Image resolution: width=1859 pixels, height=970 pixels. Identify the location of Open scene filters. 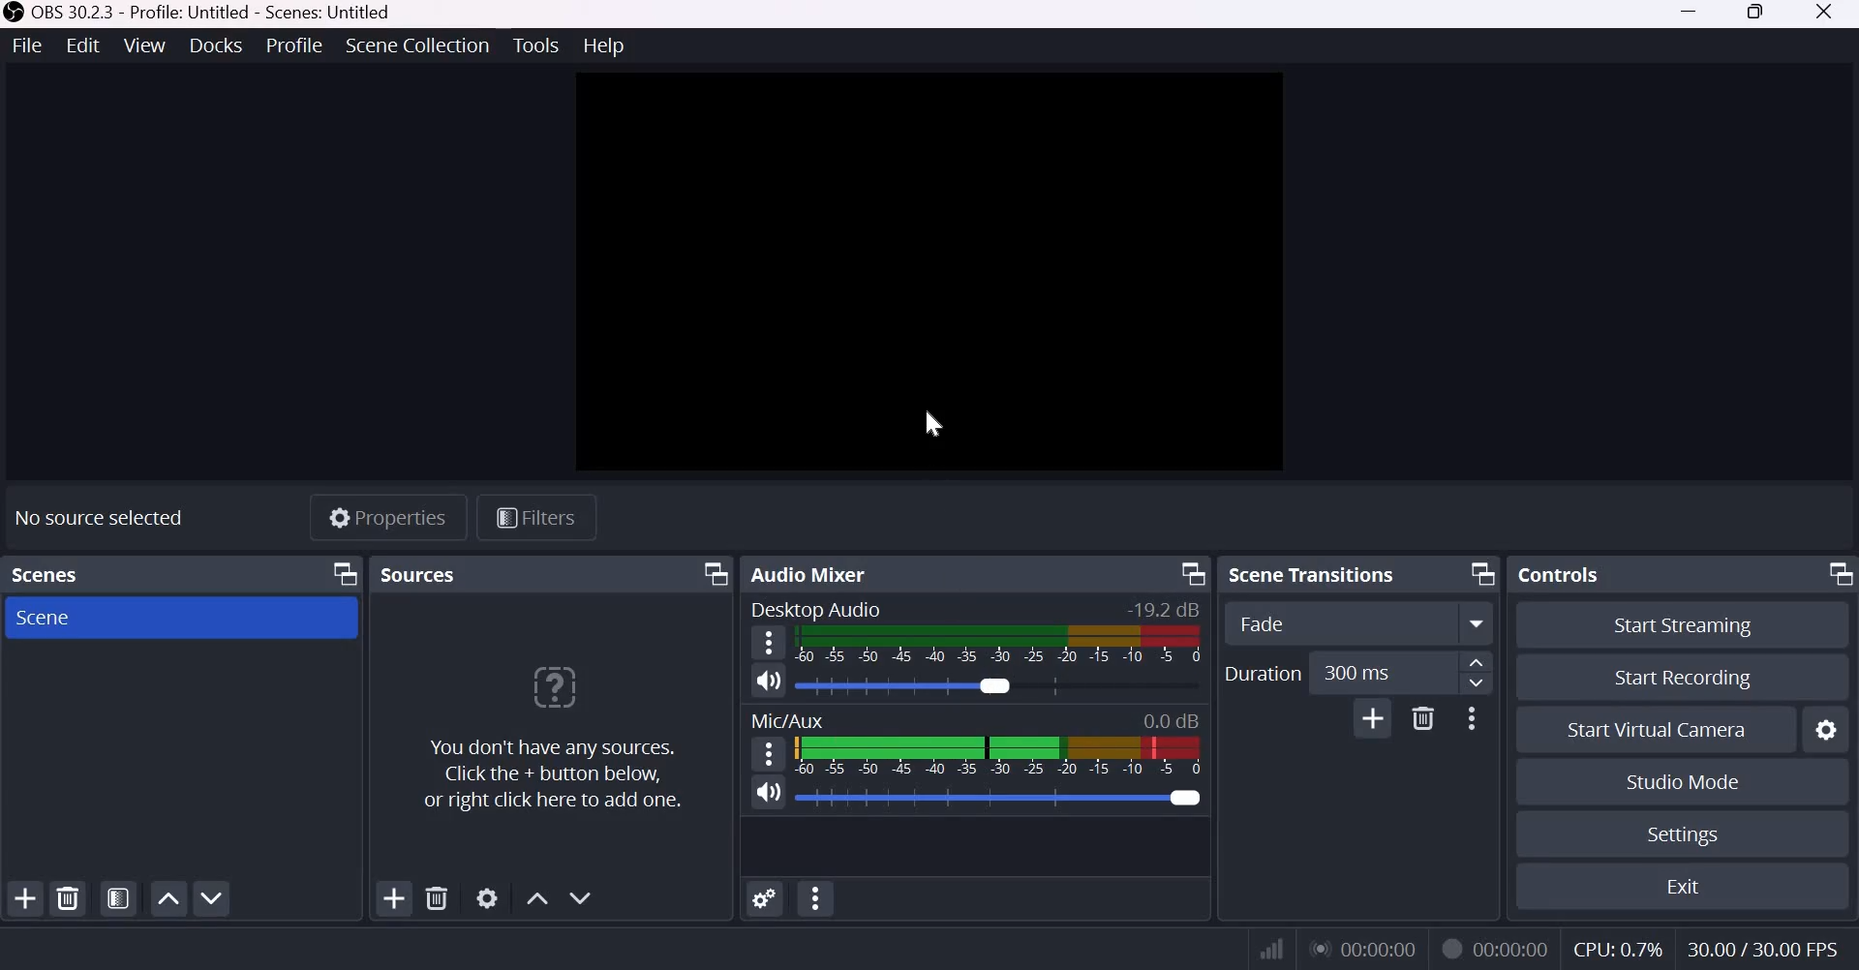
(119, 899).